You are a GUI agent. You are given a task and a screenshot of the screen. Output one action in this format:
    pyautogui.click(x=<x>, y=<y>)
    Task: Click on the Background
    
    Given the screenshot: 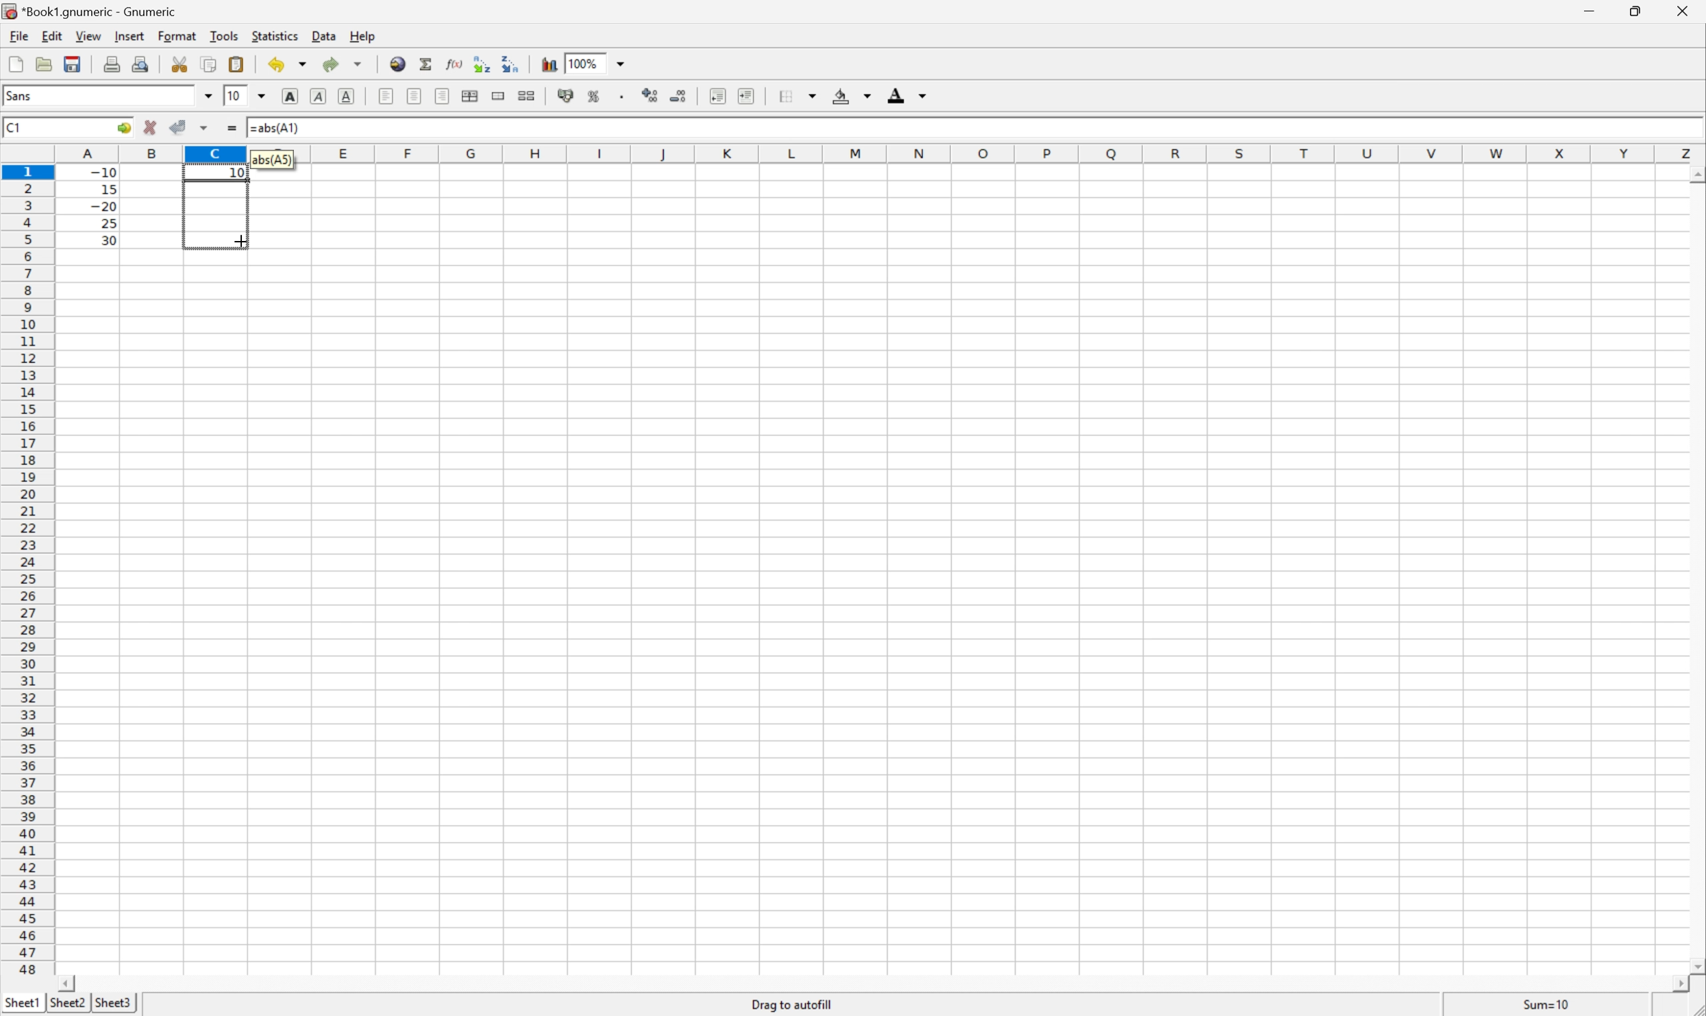 What is the action you would take?
    pyautogui.click(x=841, y=97)
    